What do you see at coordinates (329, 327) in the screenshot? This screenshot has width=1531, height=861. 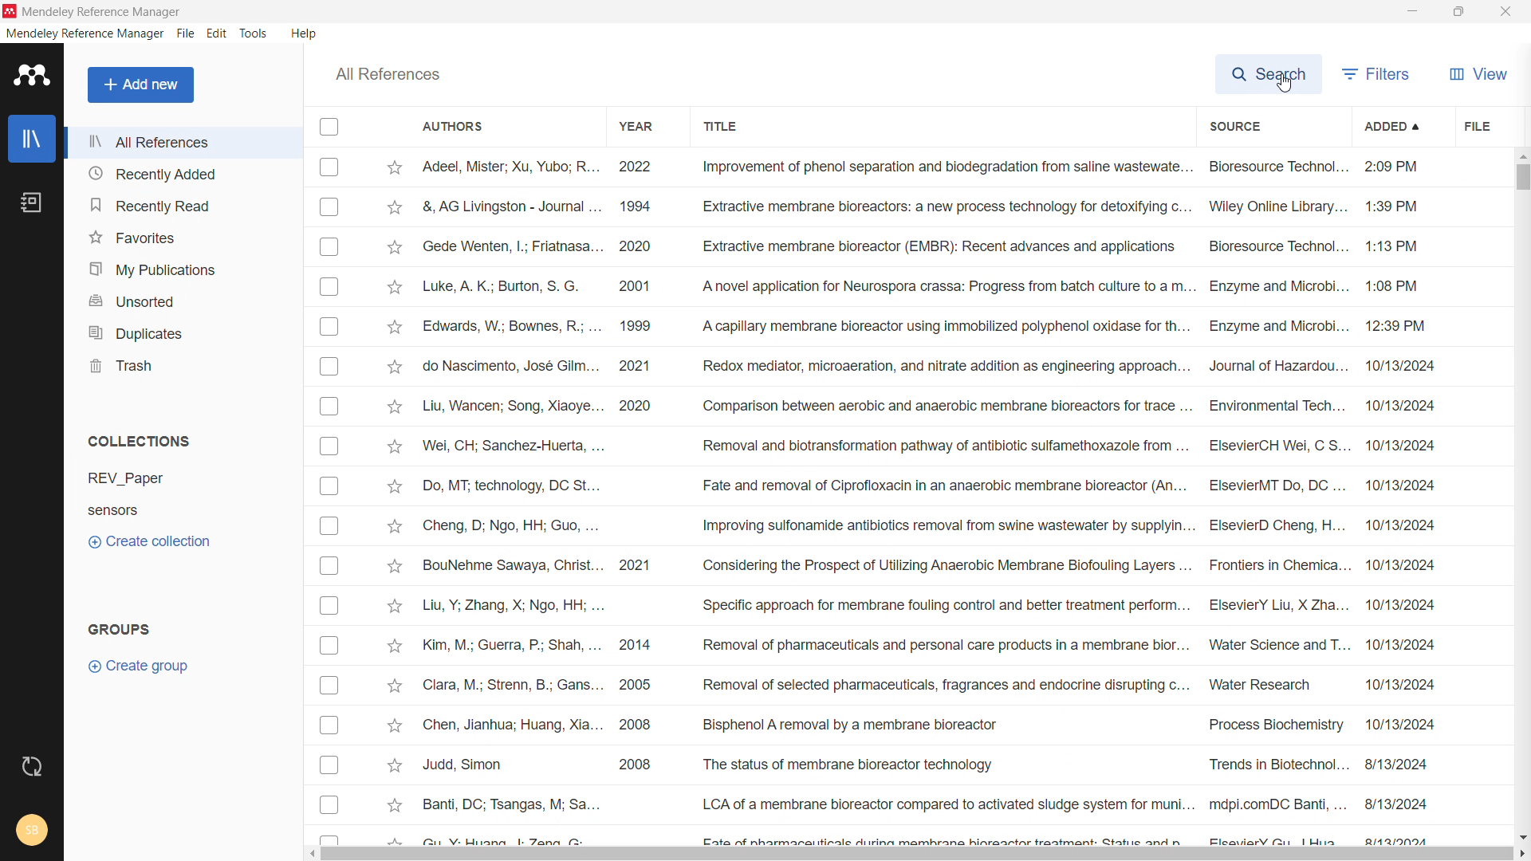 I see `Checkbox` at bounding box center [329, 327].